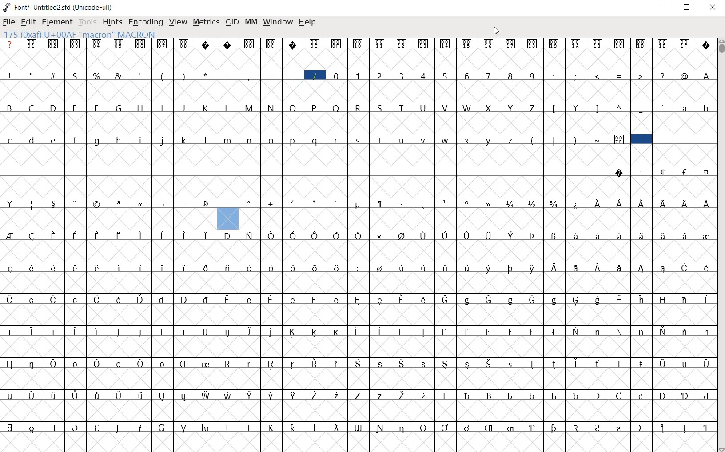 The width and height of the screenshot is (725, 452). Describe the element at coordinates (598, 299) in the screenshot. I see `Symbol` at that location.